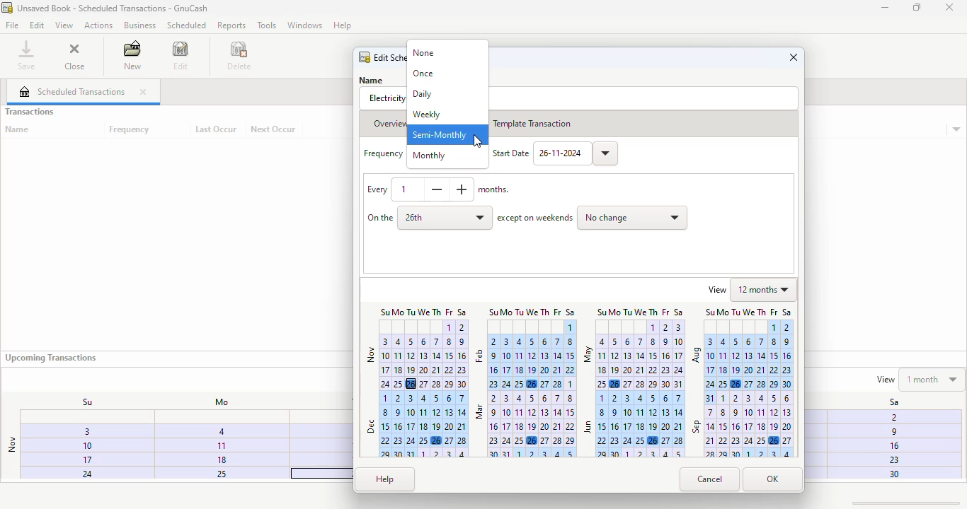 This screenshot has width=967, height=509. What do you see at coordinates (379, 154) in the screenshot?
I see `Frequency` at bounding box center [379, 154].